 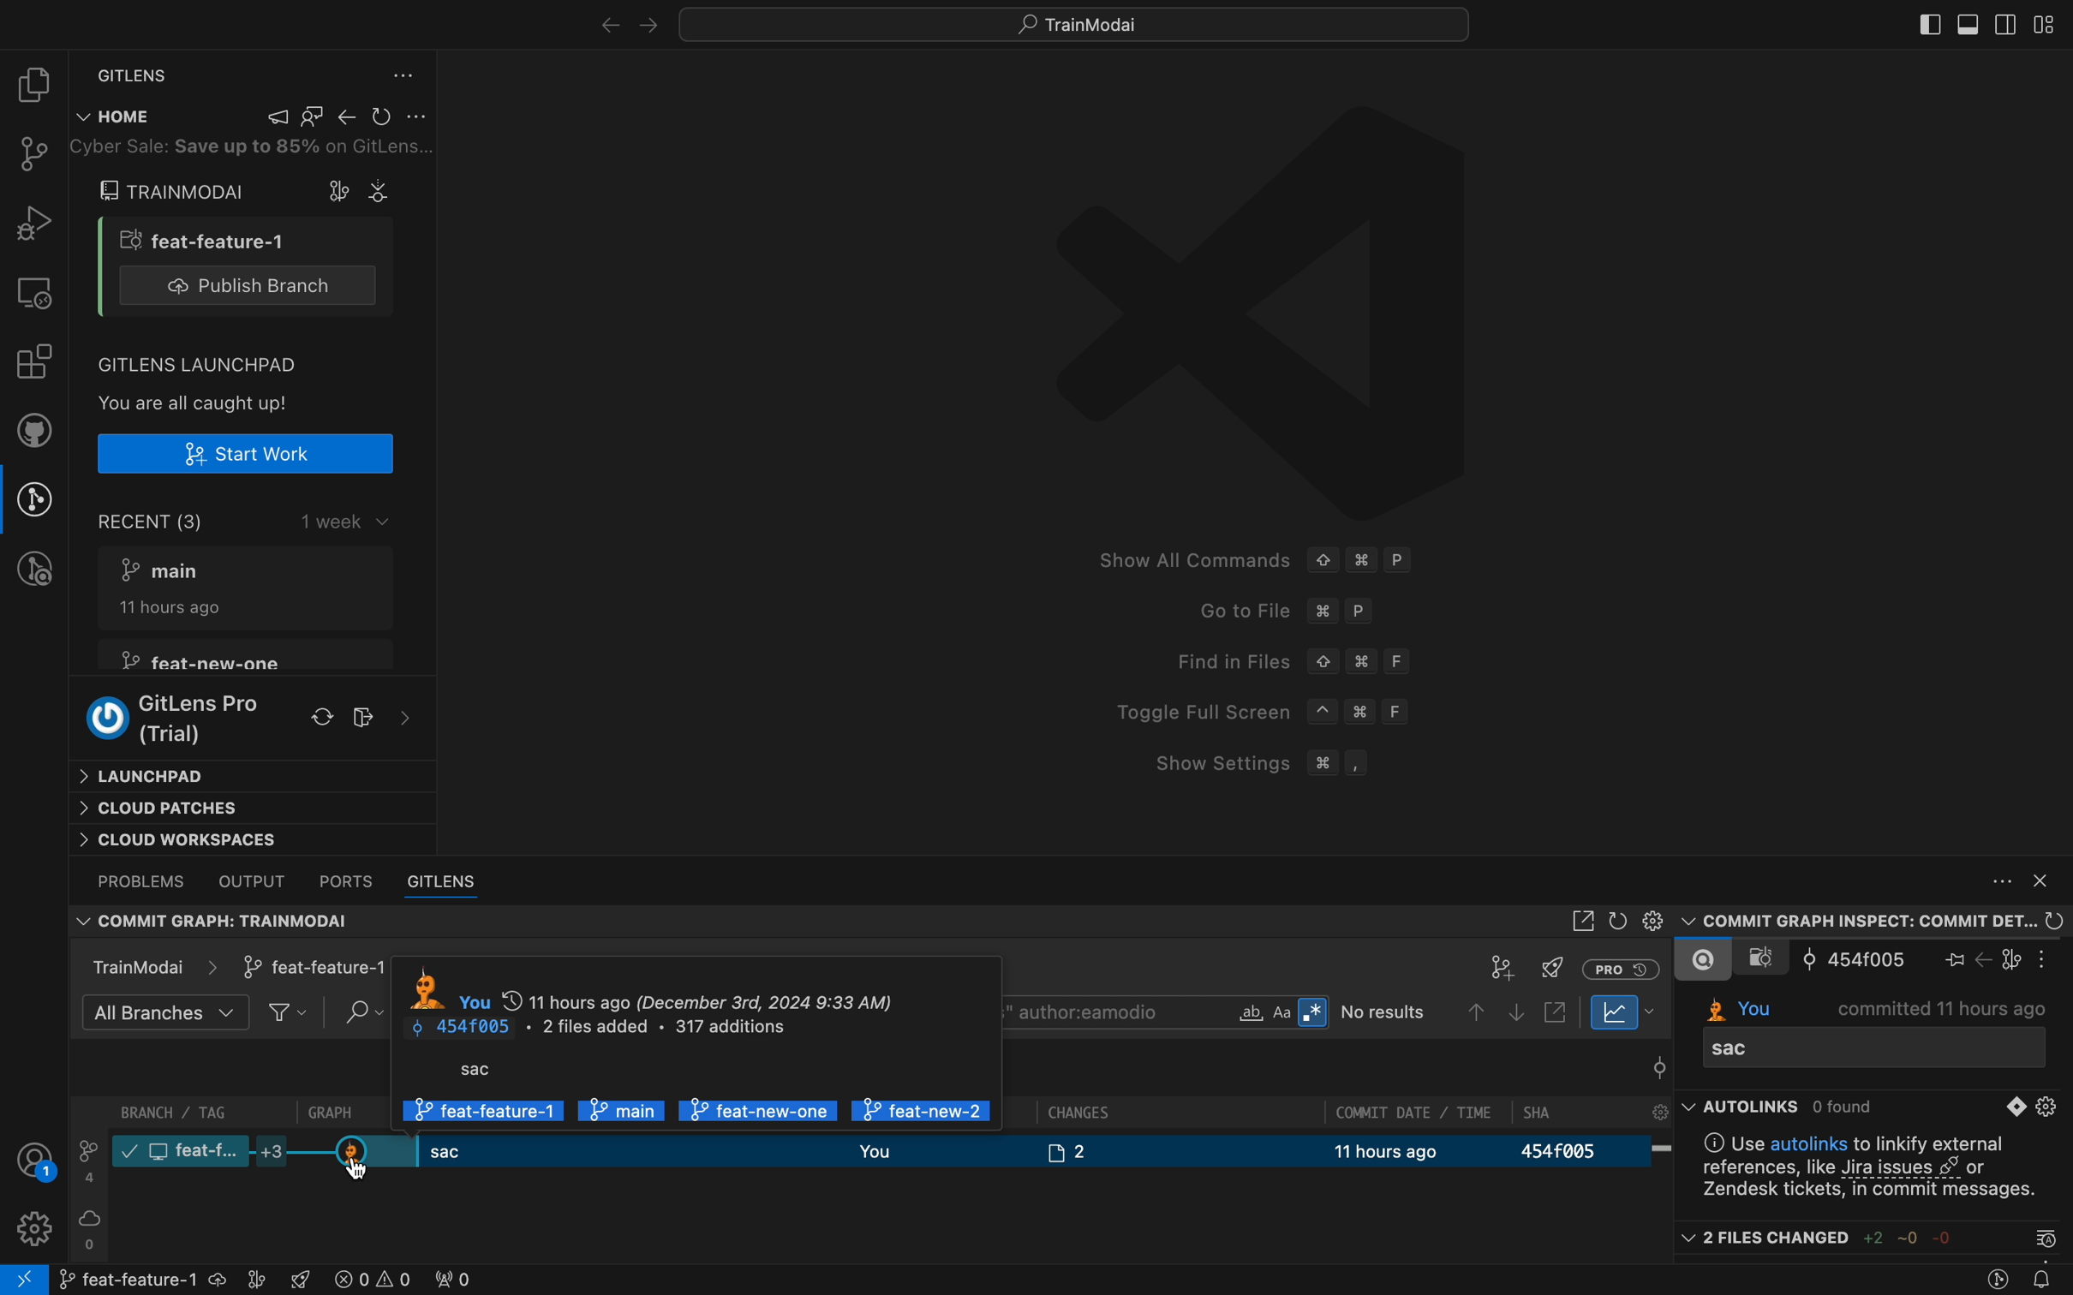 I want to click on Cloud patches, so click(x=216, y=809).